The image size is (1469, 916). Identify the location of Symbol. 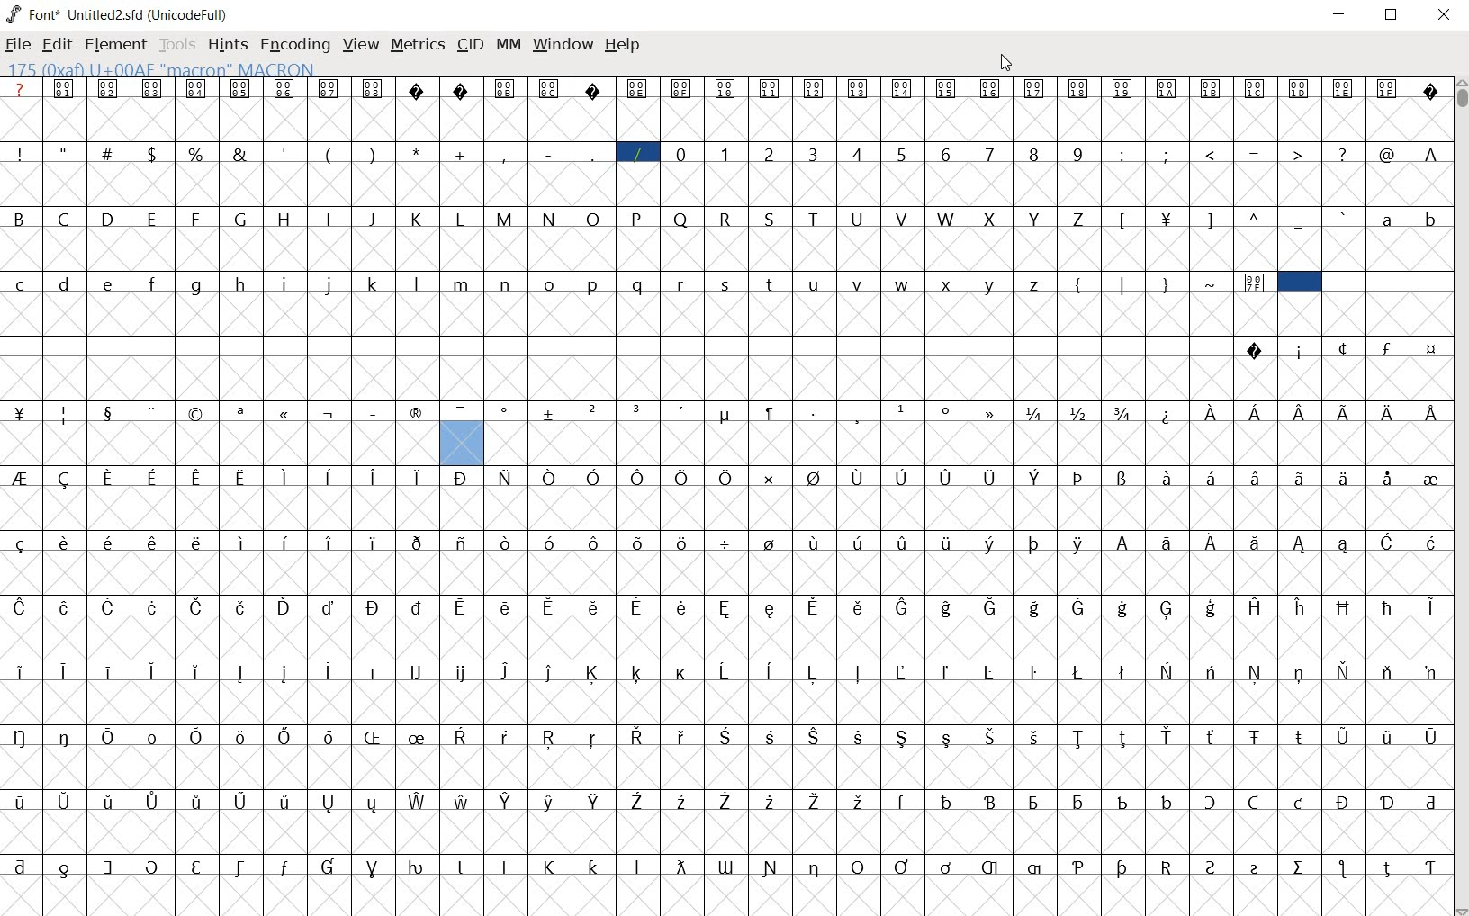
(1387, 347).